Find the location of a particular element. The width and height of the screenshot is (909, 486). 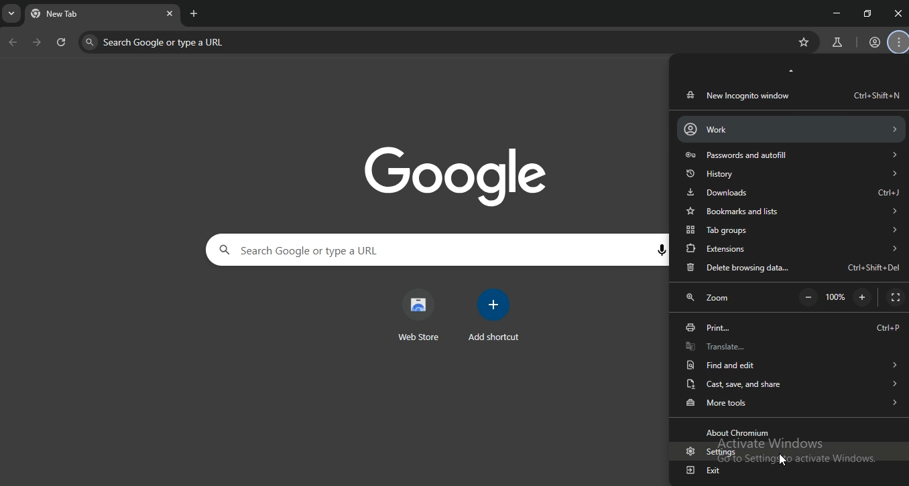

translate is located at coordinates (789, 345).